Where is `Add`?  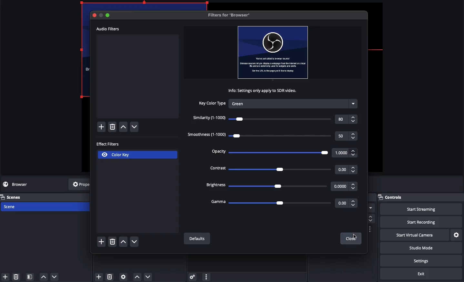 Add is located at coordinates (5, 277).